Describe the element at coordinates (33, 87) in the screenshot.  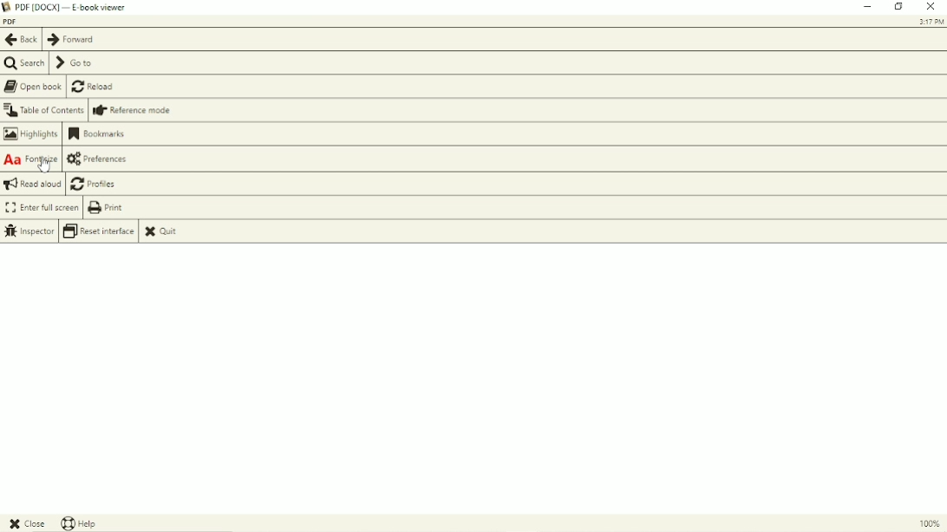
I see `Open book` at that location.